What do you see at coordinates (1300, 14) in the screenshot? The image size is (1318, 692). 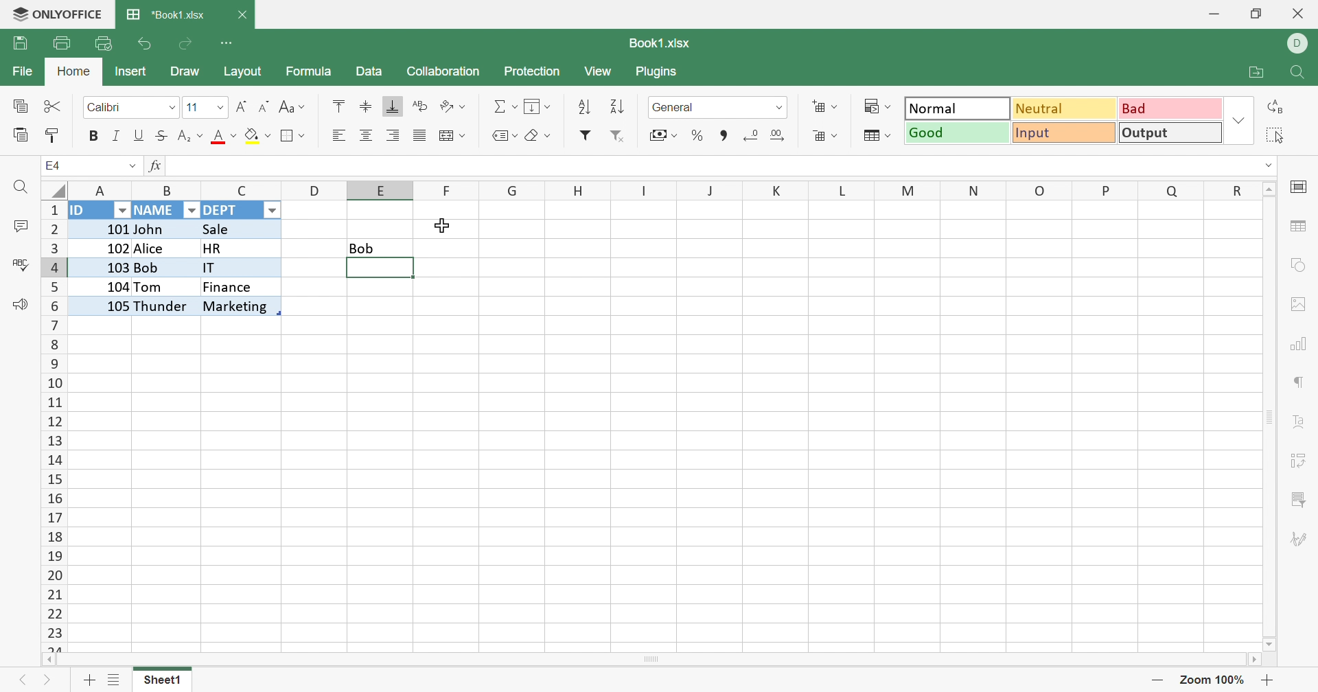 I see `Close` at bounding box center [1300, 14].